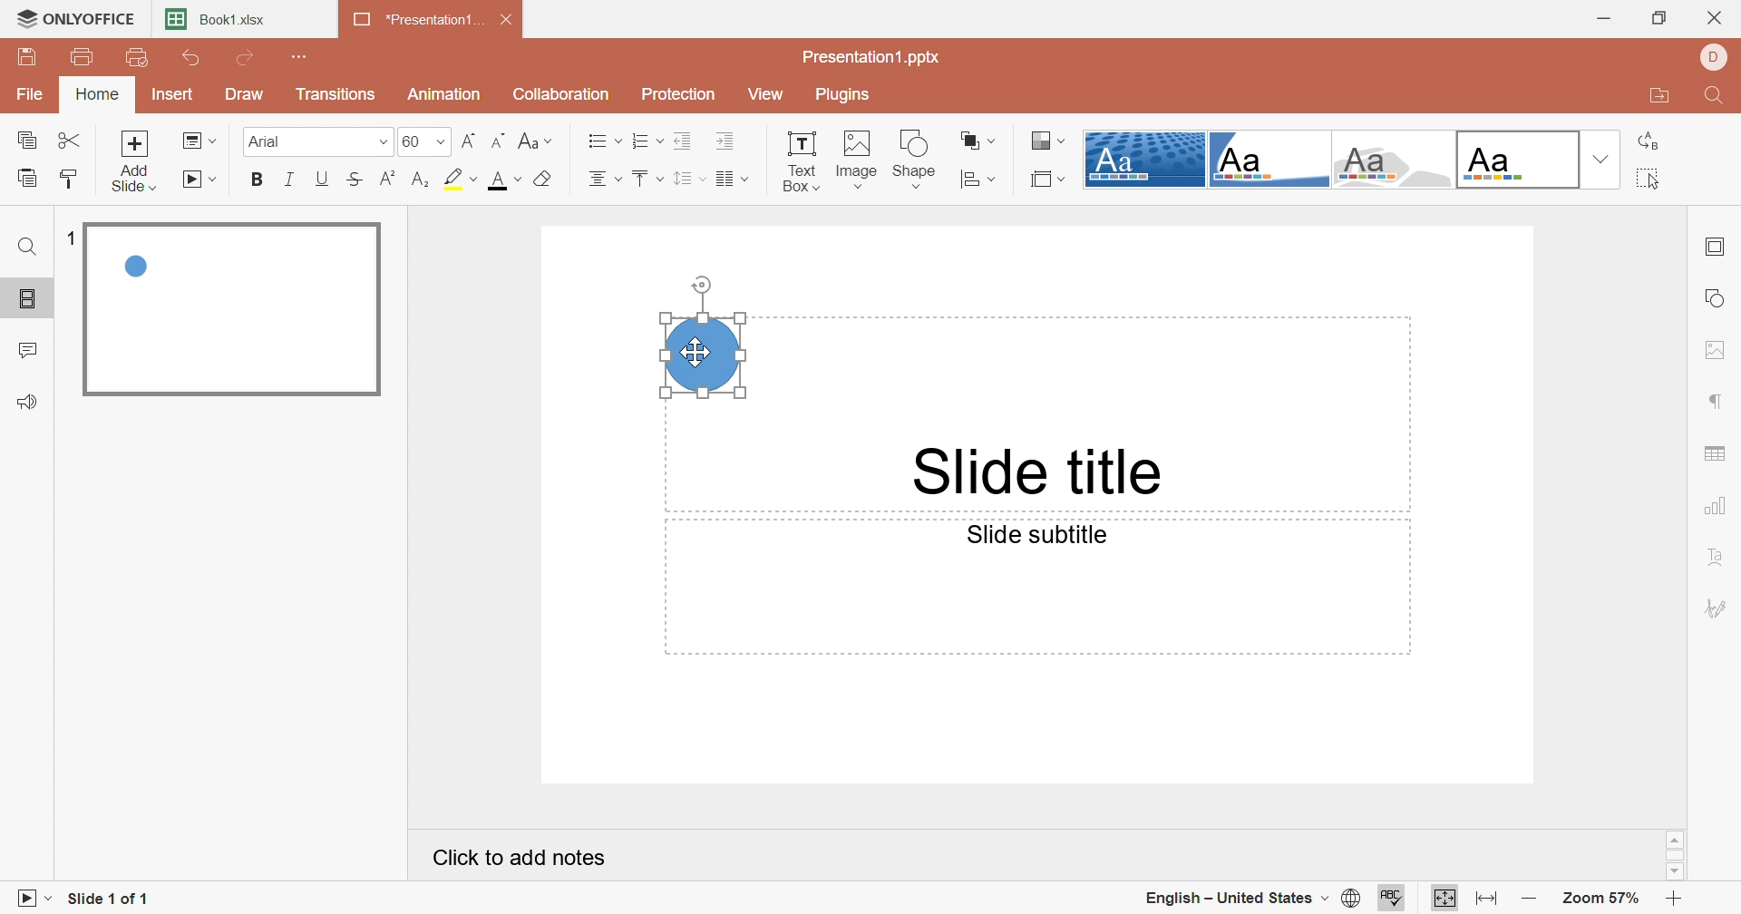 This screenshot has width=1741, height=914. What do you see at coordinates (1598, 160) in the screenshot?
I see `Drop down` at bounding box center [1598, 160].